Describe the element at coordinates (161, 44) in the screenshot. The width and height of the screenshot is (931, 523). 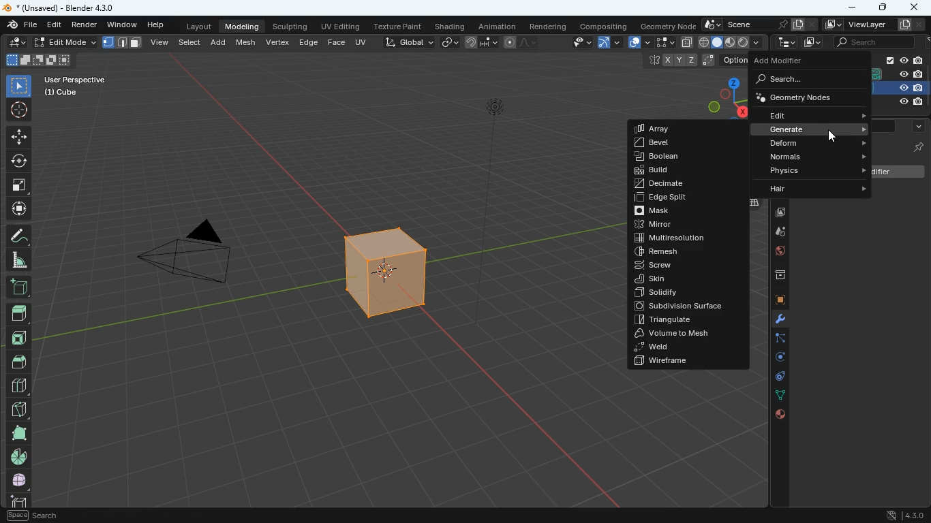
I see `view` at that location.